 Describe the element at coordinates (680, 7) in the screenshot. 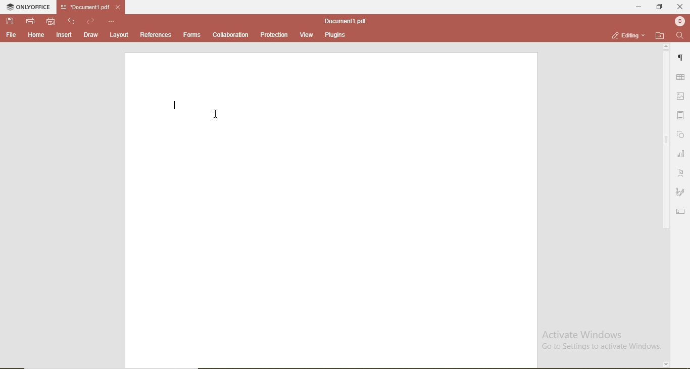

I see `close` at that location.